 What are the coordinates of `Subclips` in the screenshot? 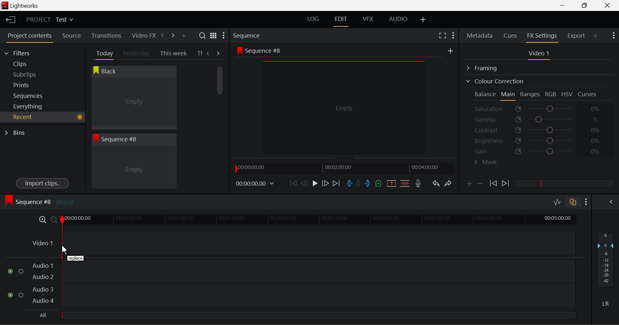 It's located at (31, 74).